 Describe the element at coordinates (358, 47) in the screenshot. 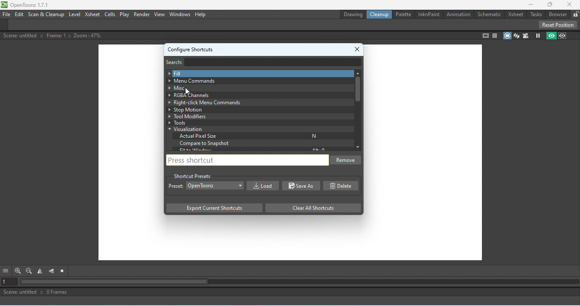

I see `Close` at that location.